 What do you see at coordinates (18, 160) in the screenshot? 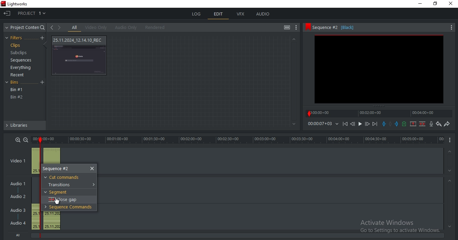
I see `video 1` at bounding box center [18, 160].